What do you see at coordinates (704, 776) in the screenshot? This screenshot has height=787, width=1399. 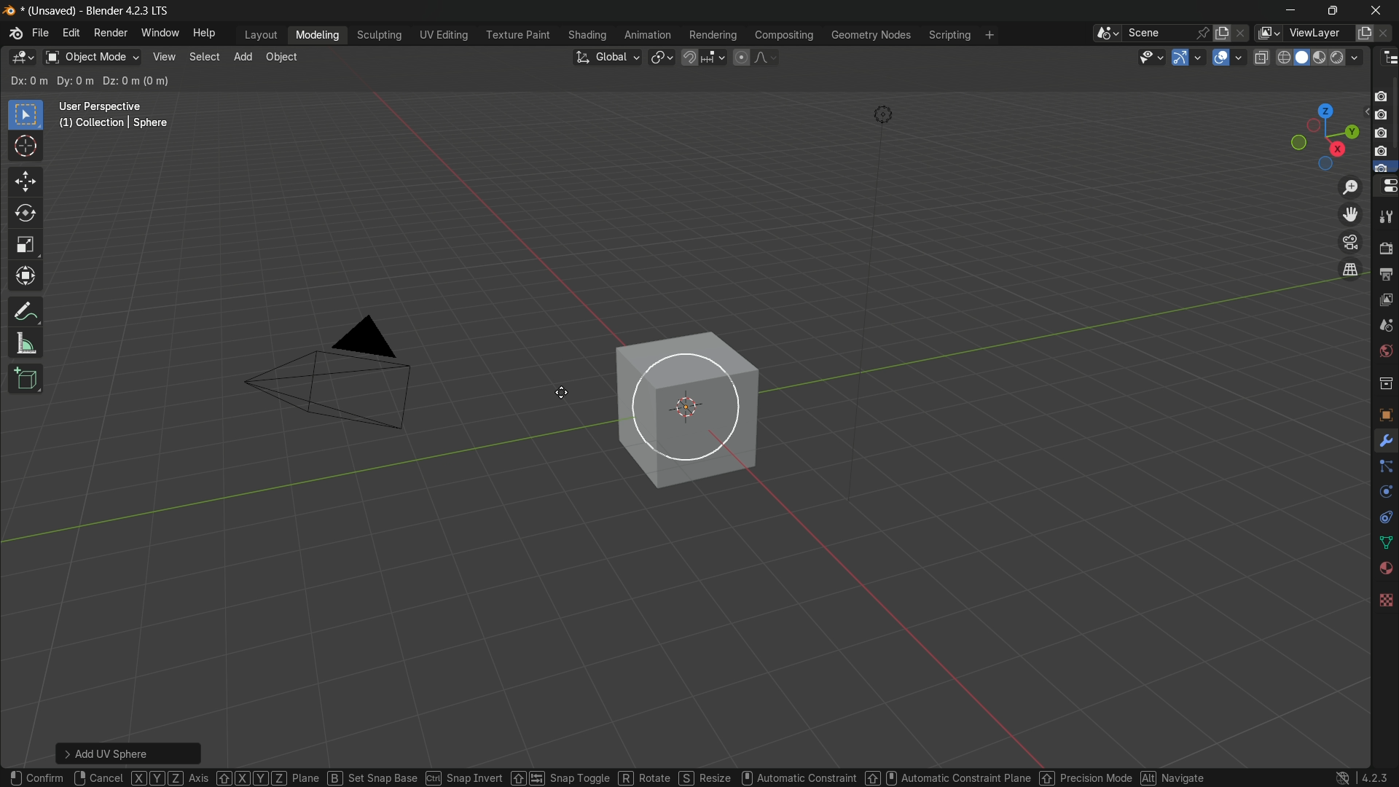 I see `Resize` at bounding box center [704, 776].